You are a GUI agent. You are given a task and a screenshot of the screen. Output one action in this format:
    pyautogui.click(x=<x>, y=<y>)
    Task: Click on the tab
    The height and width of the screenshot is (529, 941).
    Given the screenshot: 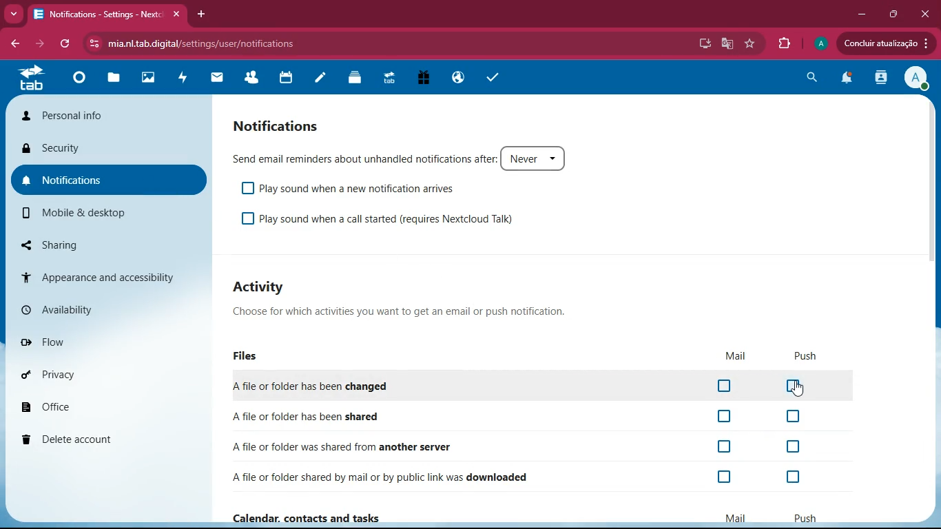 What is the action you would take?
    pyautogui.click(x=31, y=79)
    